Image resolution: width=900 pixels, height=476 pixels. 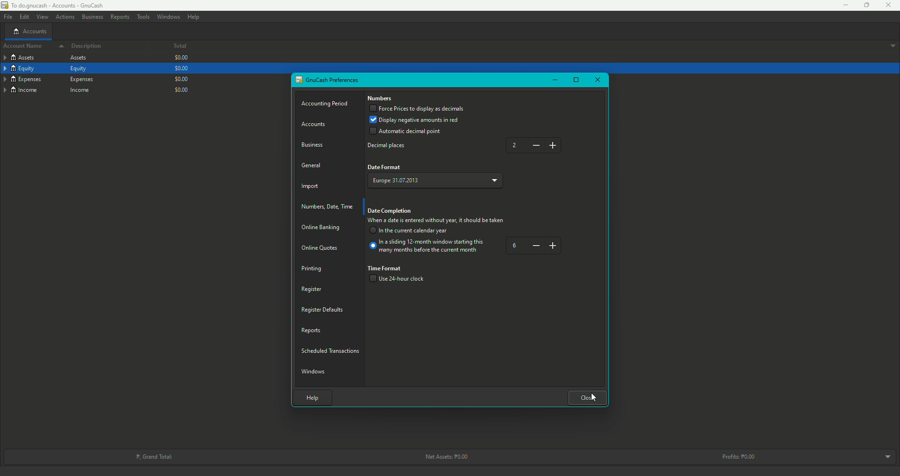 I want to click on Import, so click(x=312, y=187).